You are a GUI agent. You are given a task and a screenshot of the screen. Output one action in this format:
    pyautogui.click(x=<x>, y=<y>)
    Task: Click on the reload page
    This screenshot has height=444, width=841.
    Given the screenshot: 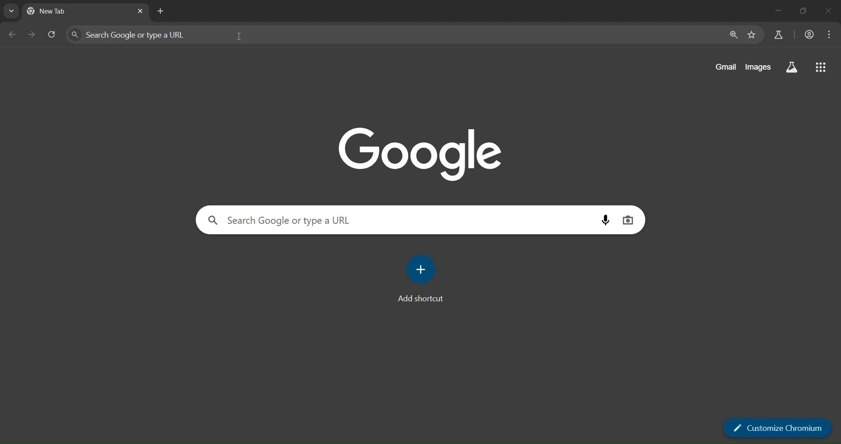 What is the action you would take?
    pyautogui.click(x=53, y=34)
    